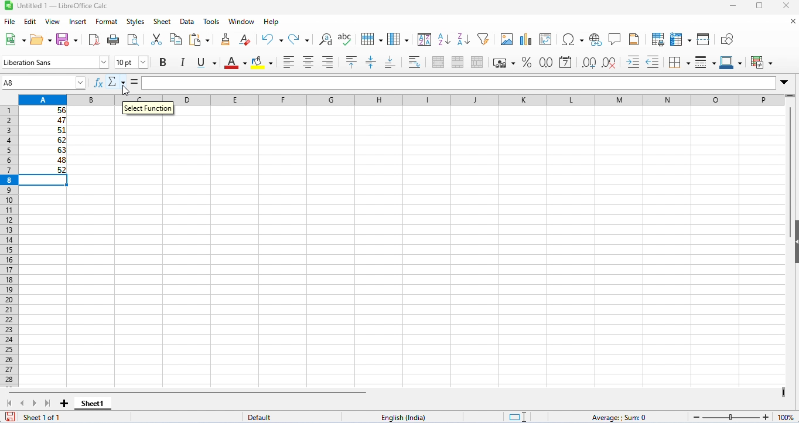 The height and width of the screenshot is (423, 799). I want to click on lign bottom, so click(390, 63).